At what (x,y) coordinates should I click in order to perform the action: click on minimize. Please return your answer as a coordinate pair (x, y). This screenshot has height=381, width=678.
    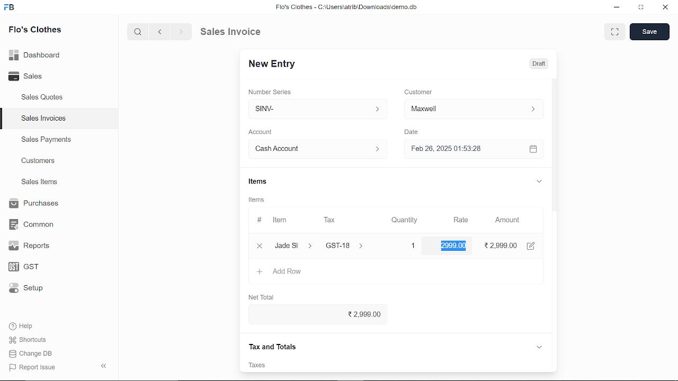
    Looking at the image, I should click on (618, 8).